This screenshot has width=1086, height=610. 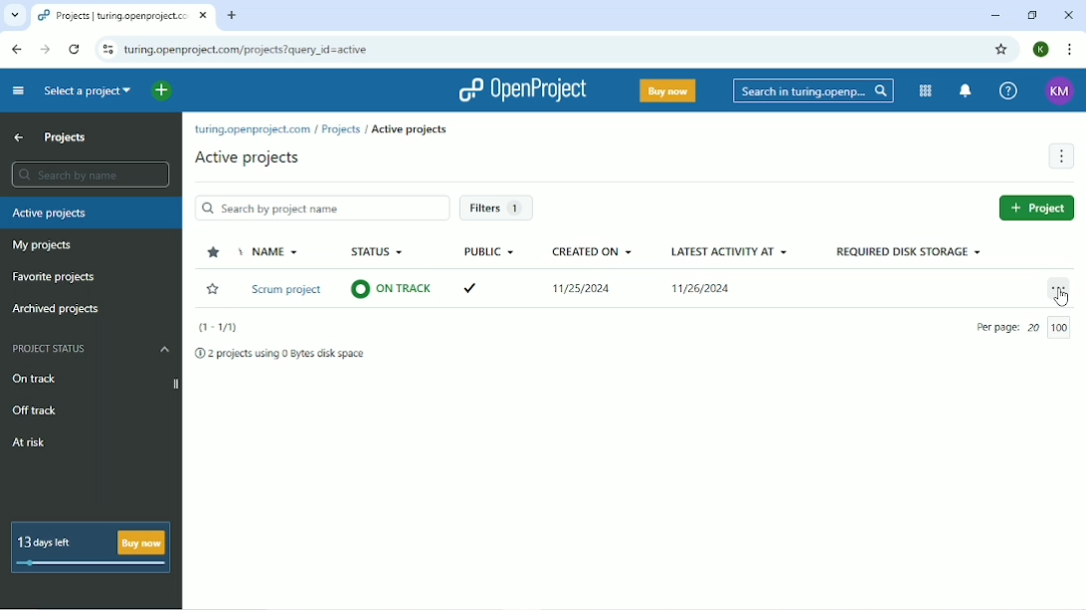 I want to click on Search by project name, so click(x=321, y=208).